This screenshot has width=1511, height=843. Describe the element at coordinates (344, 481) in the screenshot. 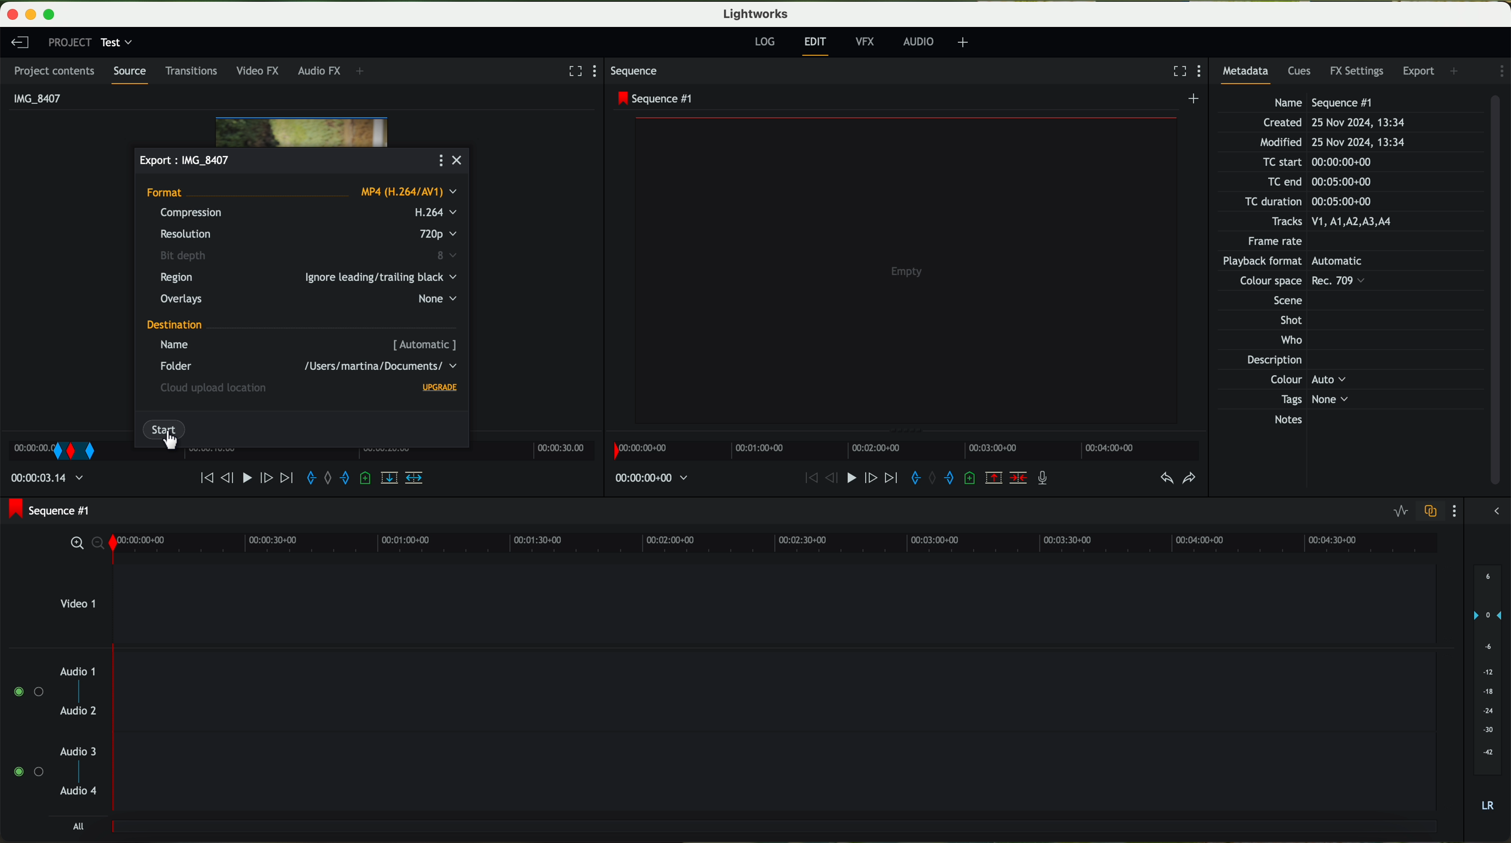

I see `add an out mark` at that location.